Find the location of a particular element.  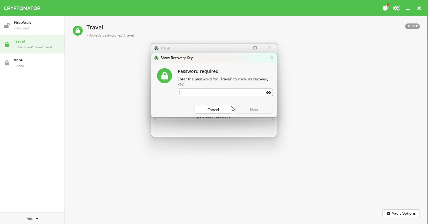

Maximize is located at coordinates (256, 48).